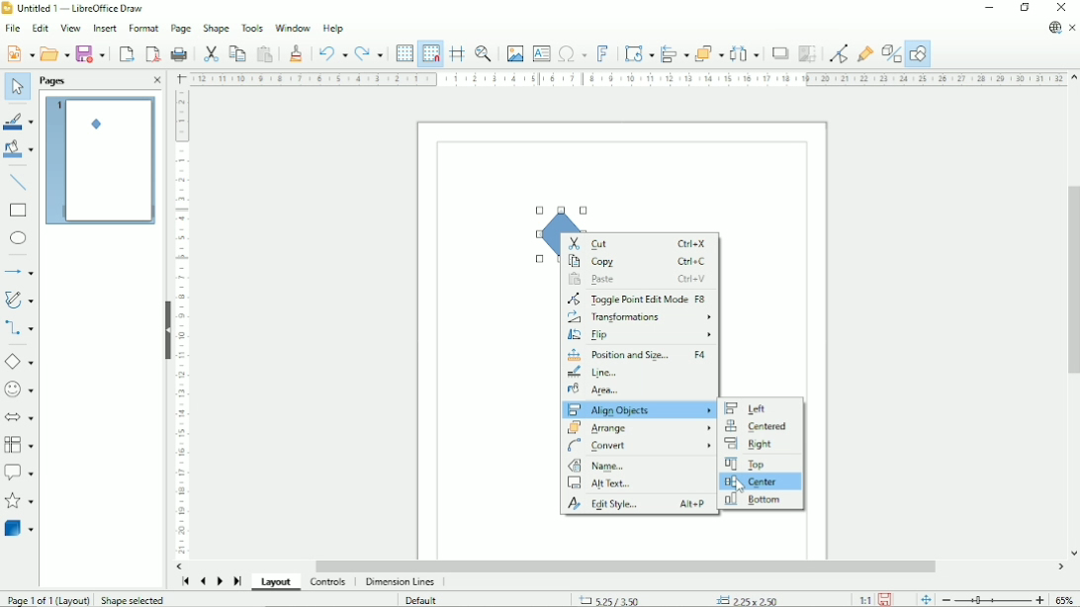 This screenshot has width=1080, height=607. I want to click on Pages, so click(54, 81).